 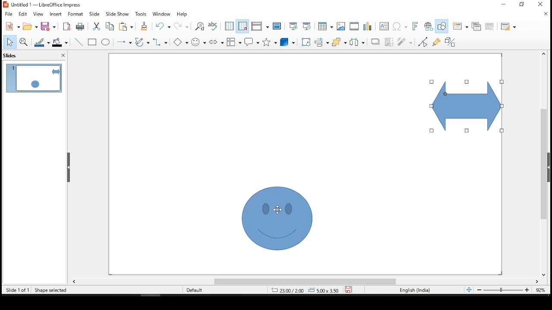 What do you see at coordinates (323, 289) in the screenshot?
I see `0.00x0.00` at bounding box center [323, 289].